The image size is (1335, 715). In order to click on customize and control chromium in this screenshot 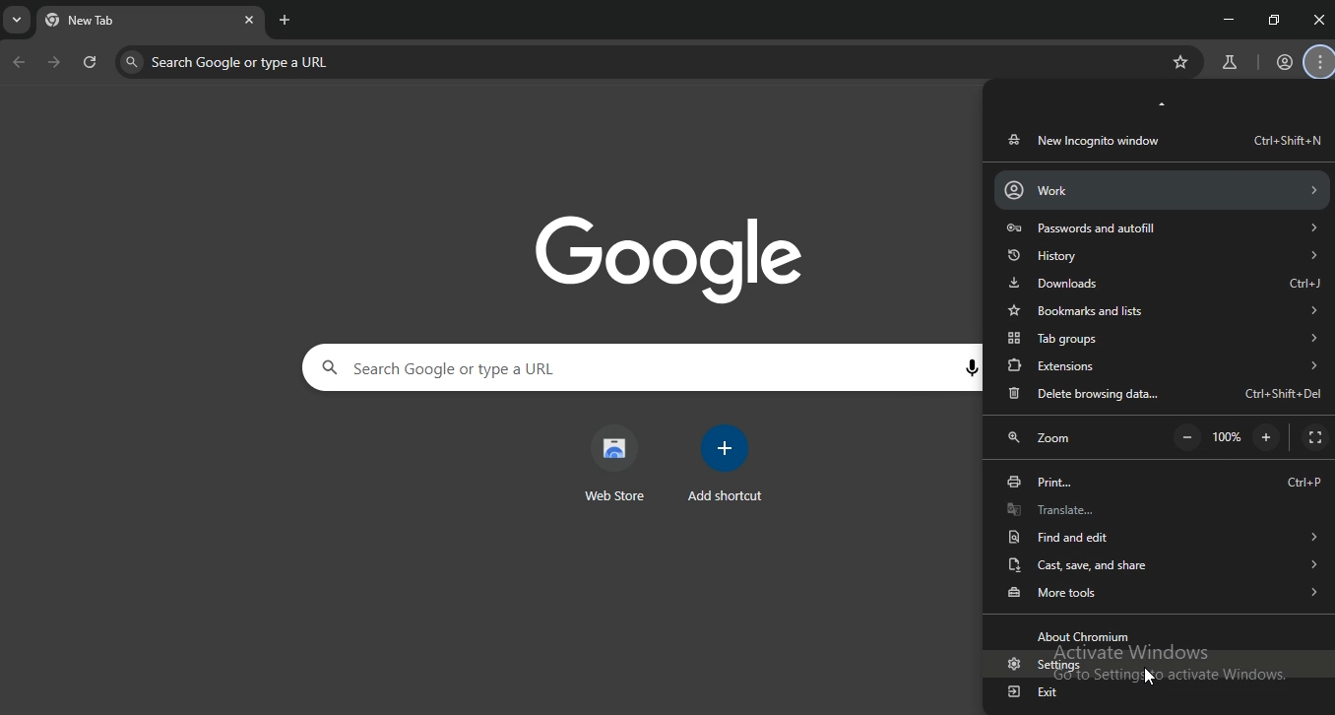, I will do `click(1321, 63)`.